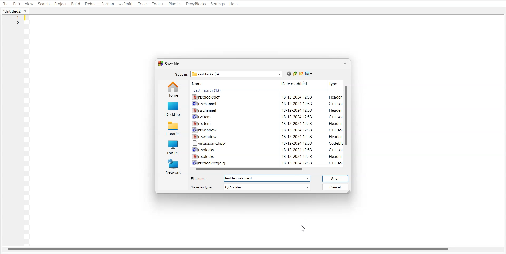  What do you see at coordinates (233, 83) in the screenshot?
I see `Name` at bounding box center [233, 83].